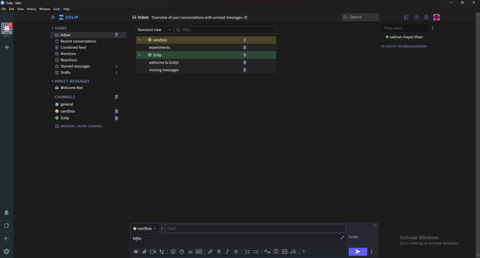 Image resolution: width=480 pixels, height=258 pixels. I want to click on Filter, so click(199, 29).